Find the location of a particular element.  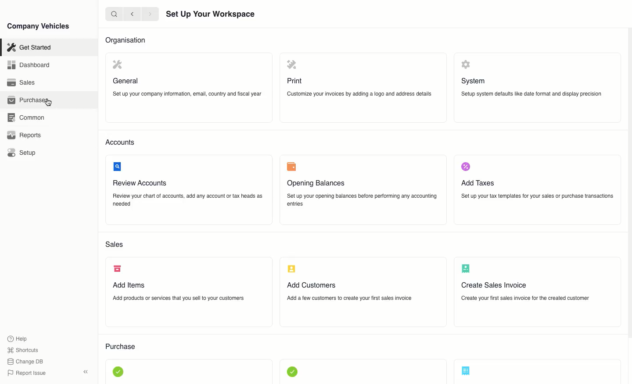

General is located at coordinates (126, 81).